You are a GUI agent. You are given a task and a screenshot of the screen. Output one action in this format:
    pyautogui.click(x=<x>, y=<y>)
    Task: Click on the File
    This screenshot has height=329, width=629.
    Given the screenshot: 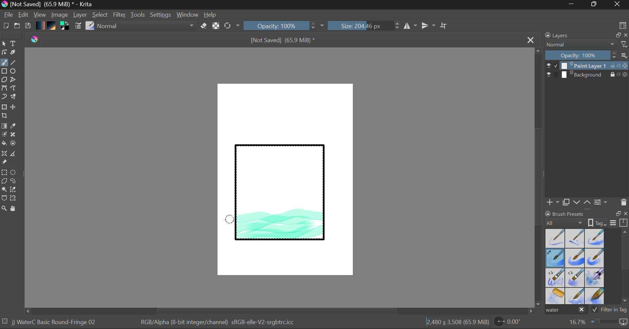 What is the action you would take?
    pyautogui.click(x=9, y=16)
    